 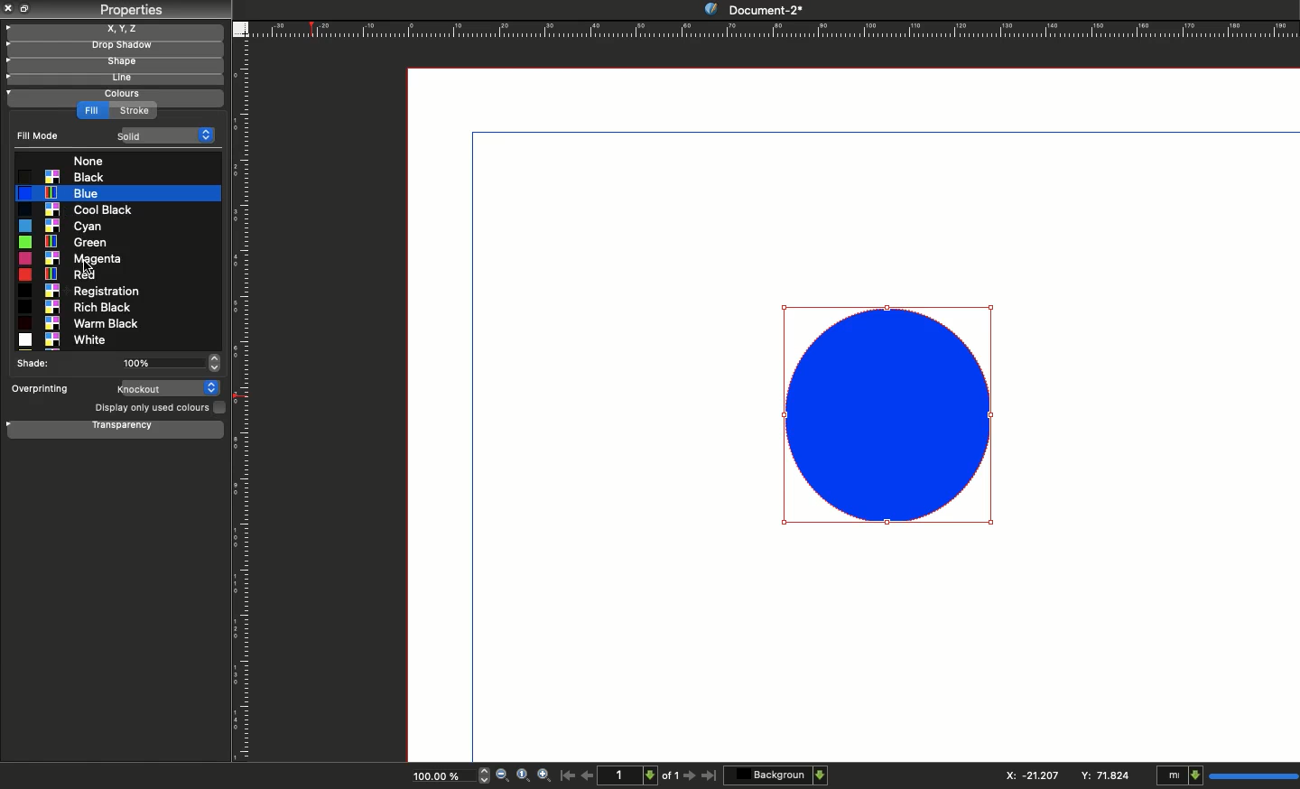 What do you see at coordinates (62, 226) in the screenshot?
I see `Cyan` at bounding box center [62, 226].